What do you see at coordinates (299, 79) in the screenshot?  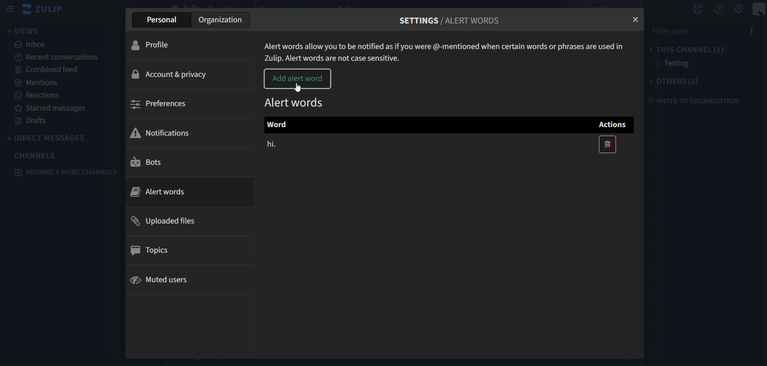 I see `add alert word` at bounding box center [299, 79].